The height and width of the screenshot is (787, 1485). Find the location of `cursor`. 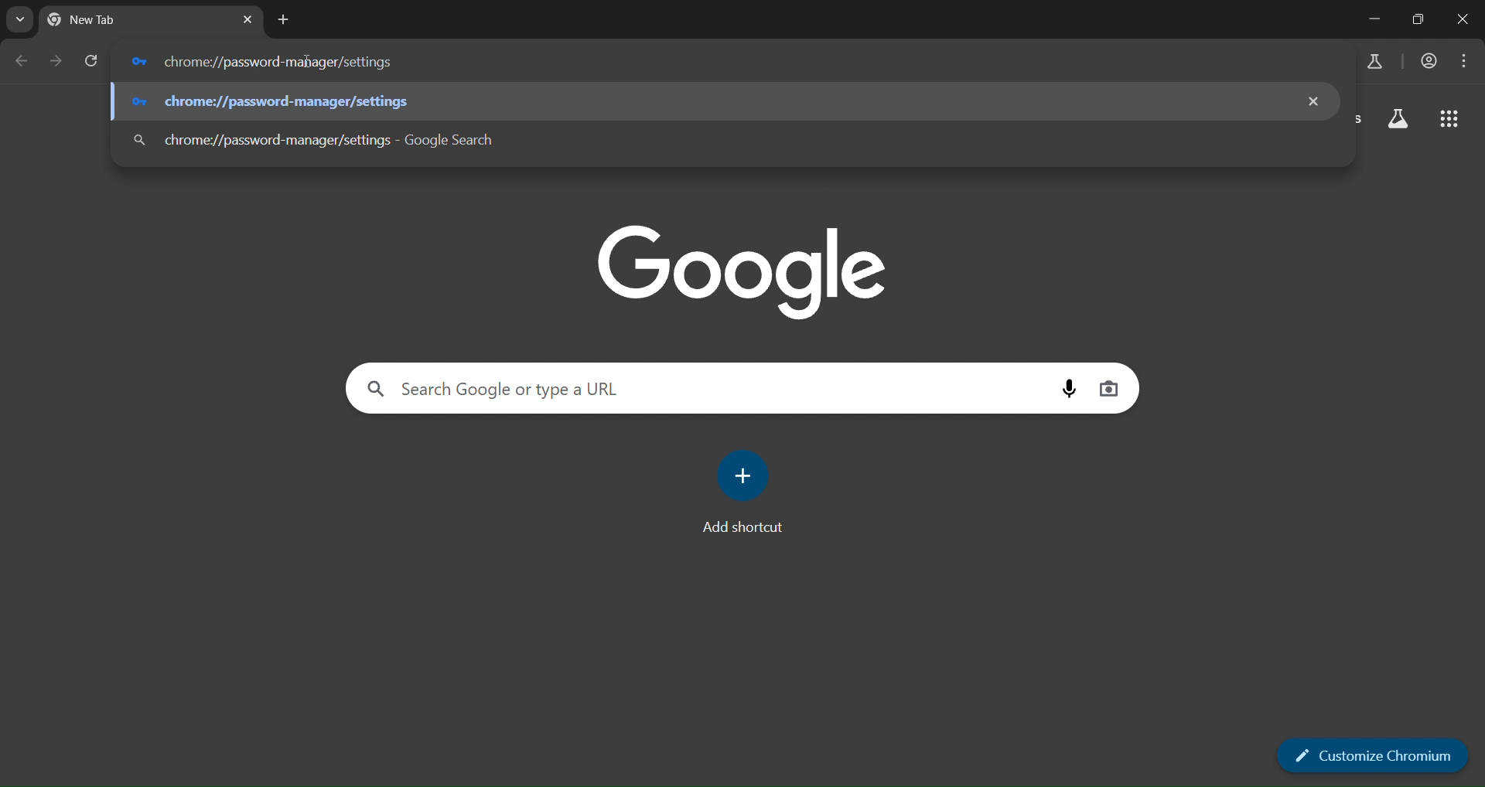

cursor is located at coordinates (311, 63).